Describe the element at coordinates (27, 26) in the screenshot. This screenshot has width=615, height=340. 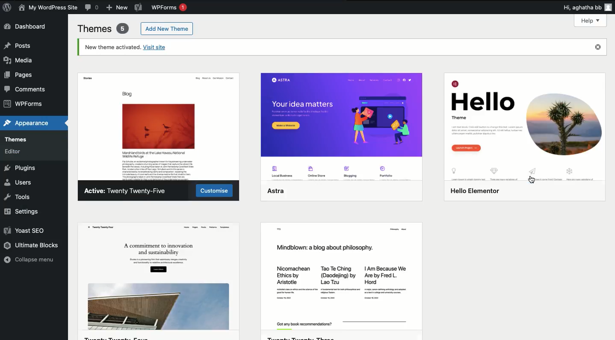
I see `Dashboard` at that location.